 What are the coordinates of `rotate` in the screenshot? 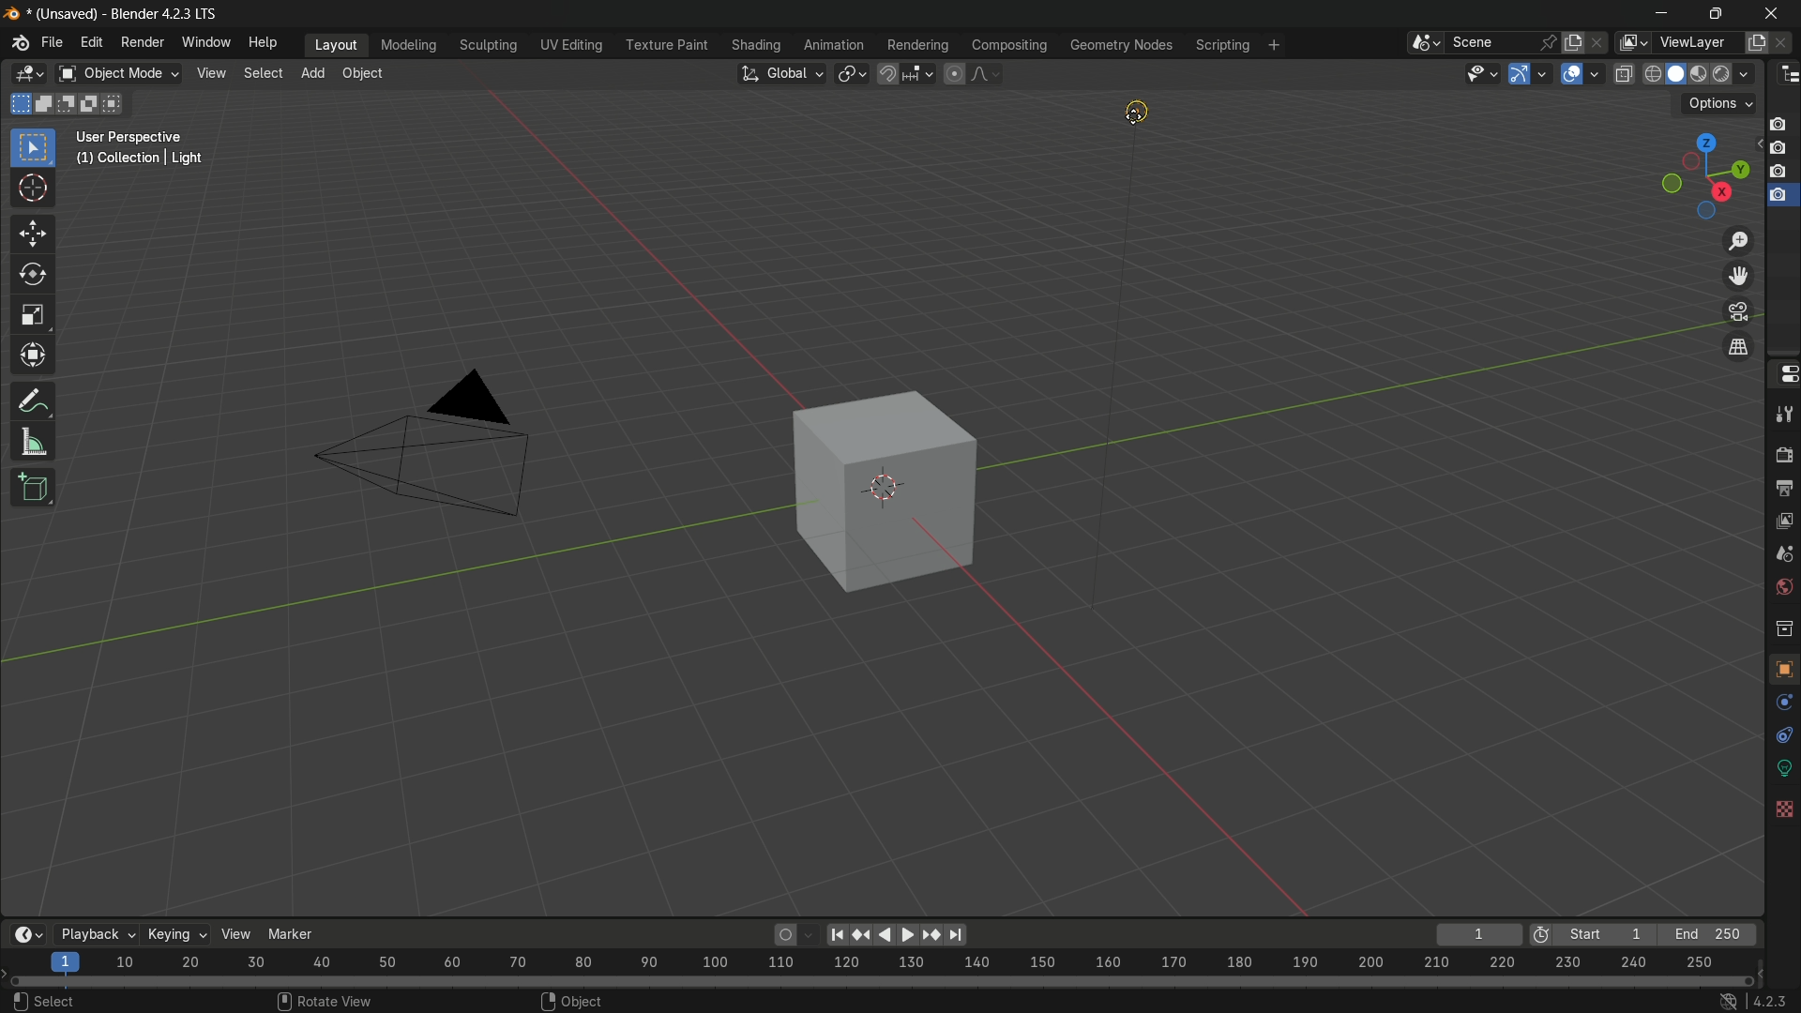 It's located at (35, 275).